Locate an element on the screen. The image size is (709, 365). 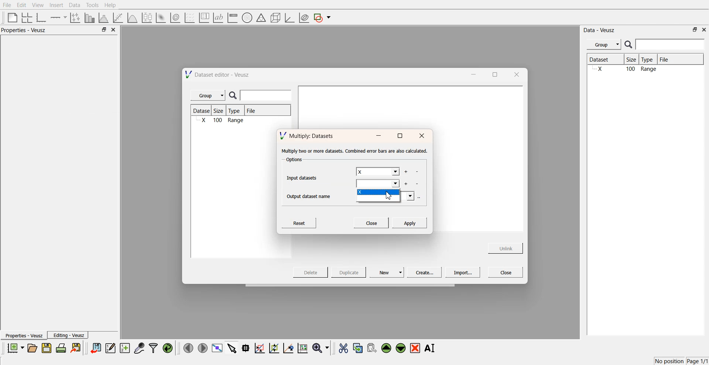
Editing - Veusz is located at coordinates (69, 335).